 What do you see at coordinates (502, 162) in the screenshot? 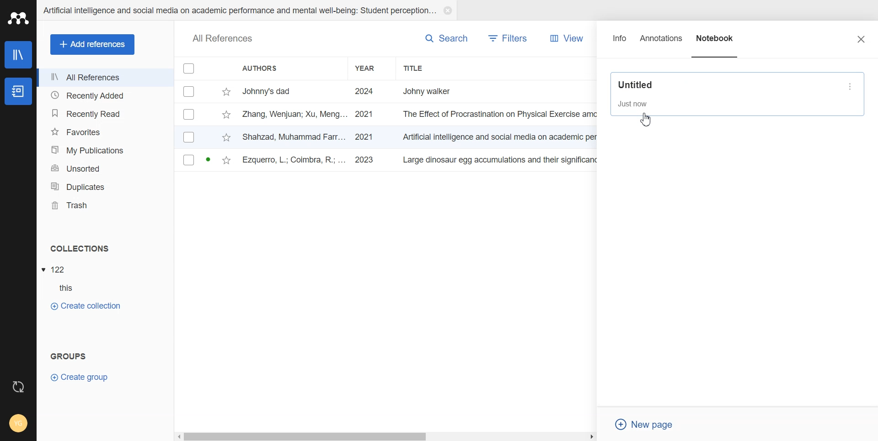
I see `large dinosaur egg accumulations and their significance` at bounding box center [502, 162].